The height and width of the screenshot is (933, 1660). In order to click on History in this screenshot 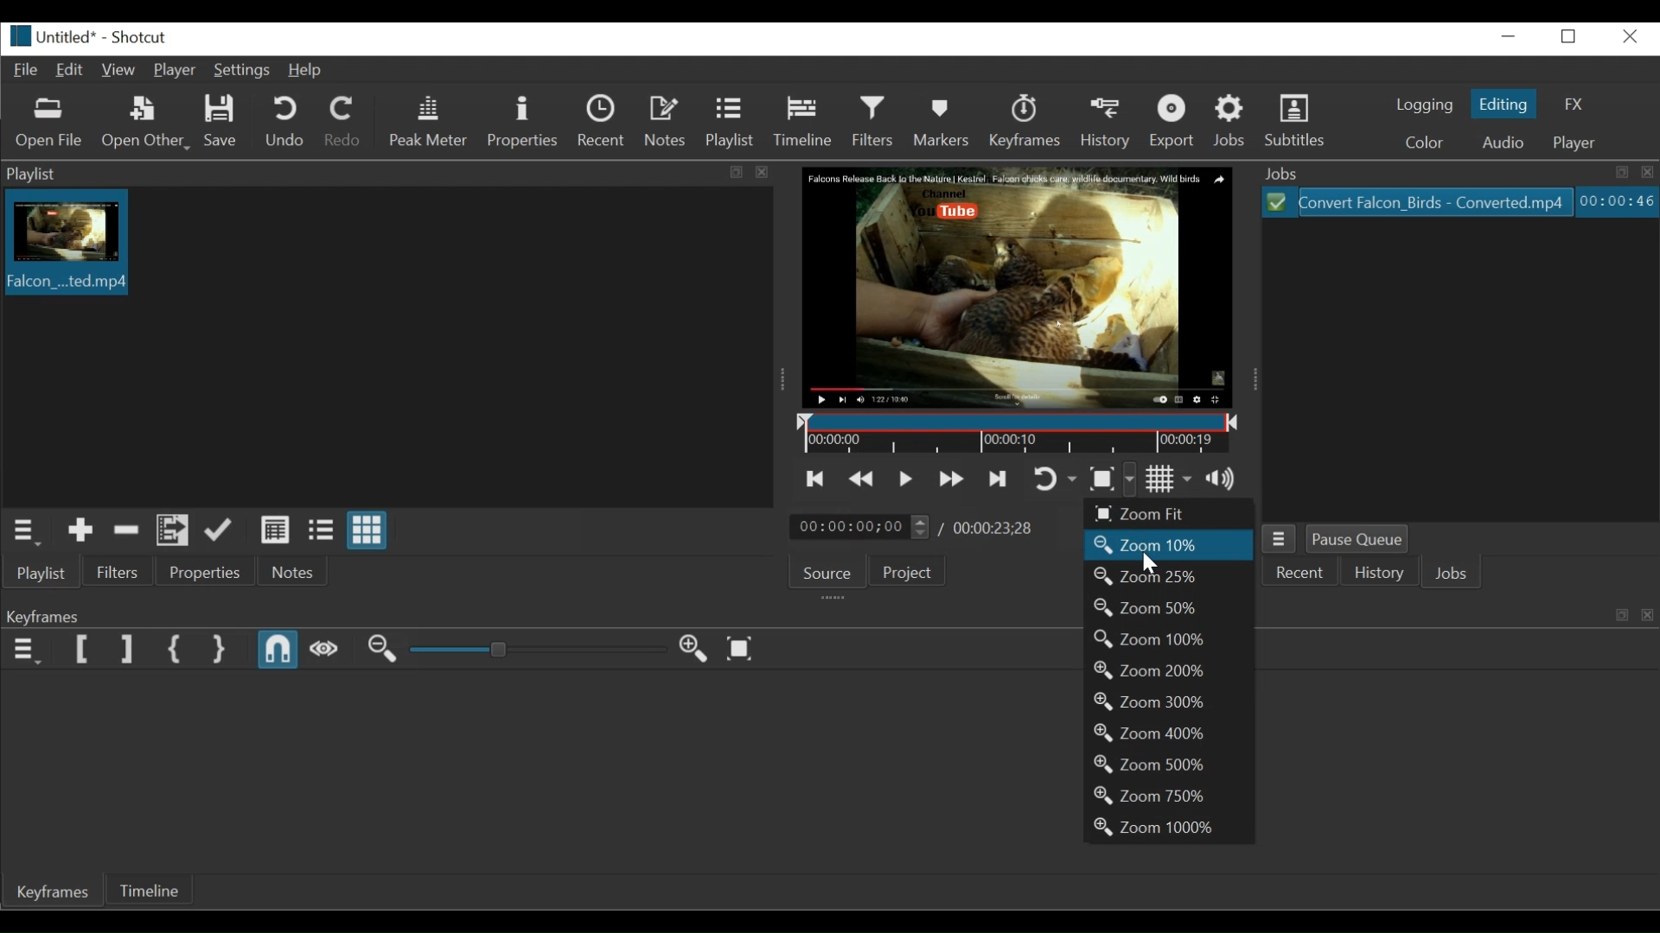, I will do `click(1376, 572)`.